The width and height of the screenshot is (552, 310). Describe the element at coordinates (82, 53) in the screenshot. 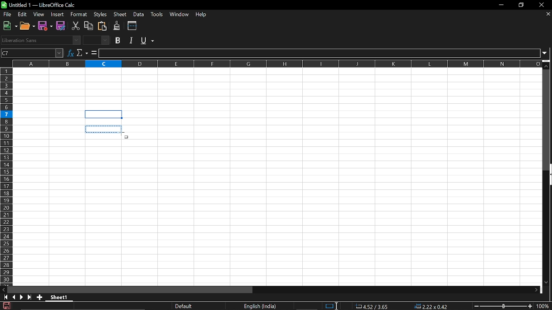

I see `Select function` at that location.